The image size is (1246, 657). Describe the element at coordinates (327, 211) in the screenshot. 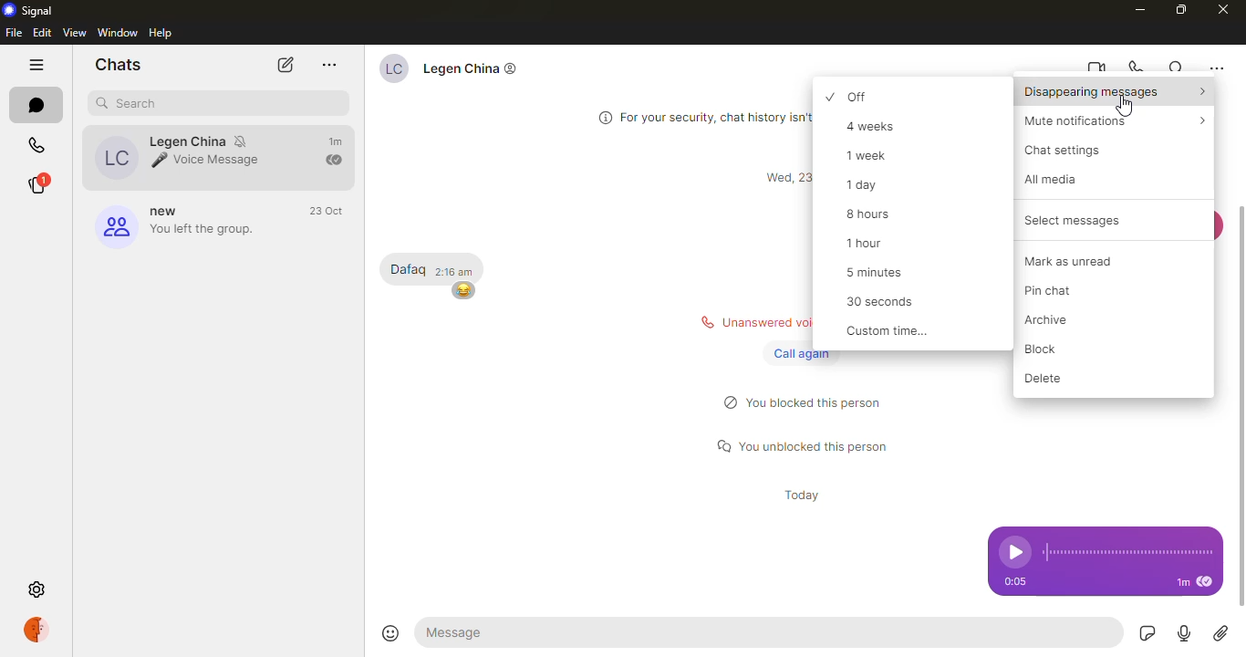

I see `time` at that location.